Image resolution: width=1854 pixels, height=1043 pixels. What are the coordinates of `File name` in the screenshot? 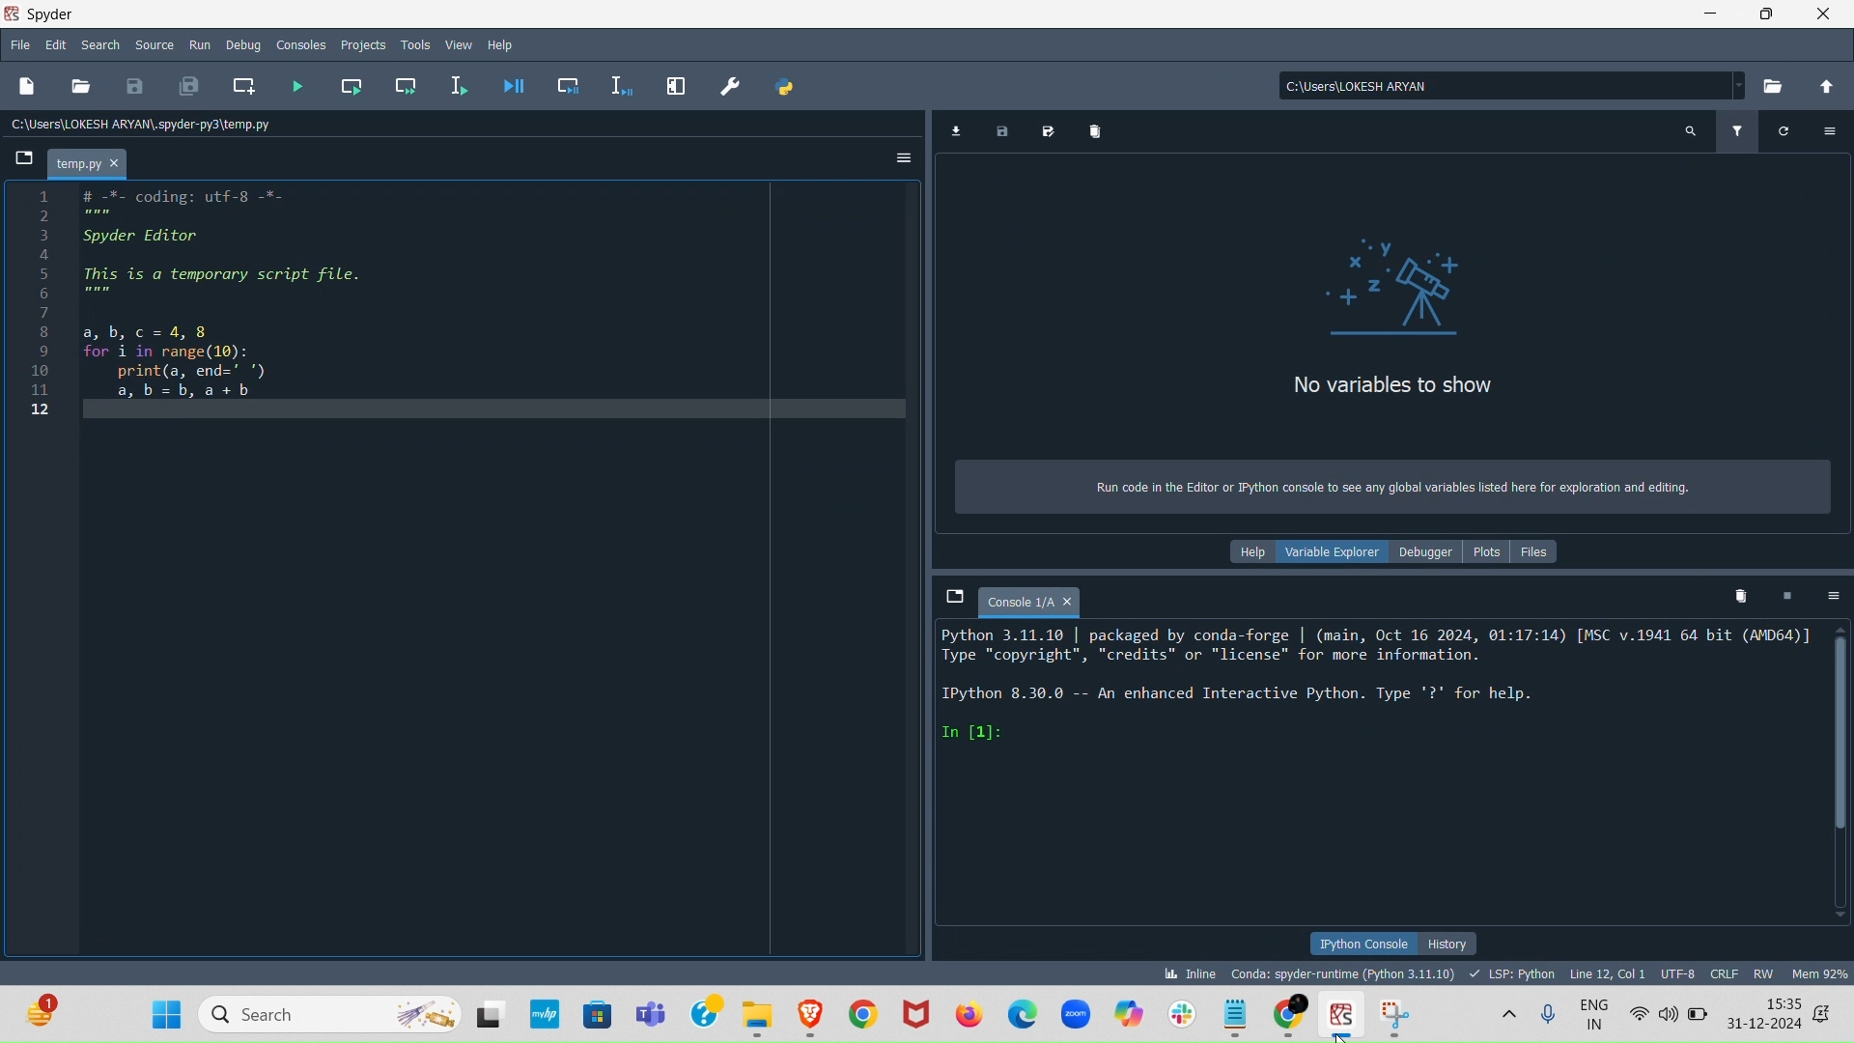 It's located at (92, 161).